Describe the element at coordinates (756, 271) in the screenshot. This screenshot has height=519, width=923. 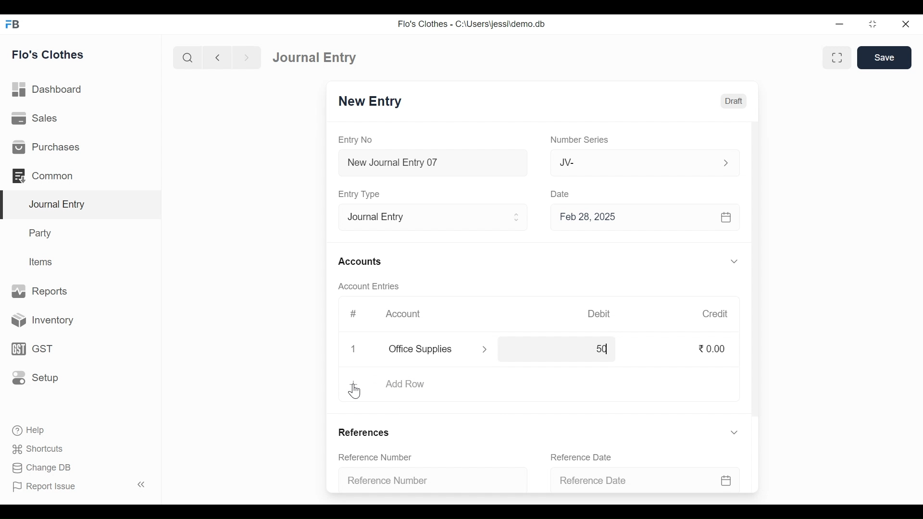
I see `Vertical Scroll bar` at that location.